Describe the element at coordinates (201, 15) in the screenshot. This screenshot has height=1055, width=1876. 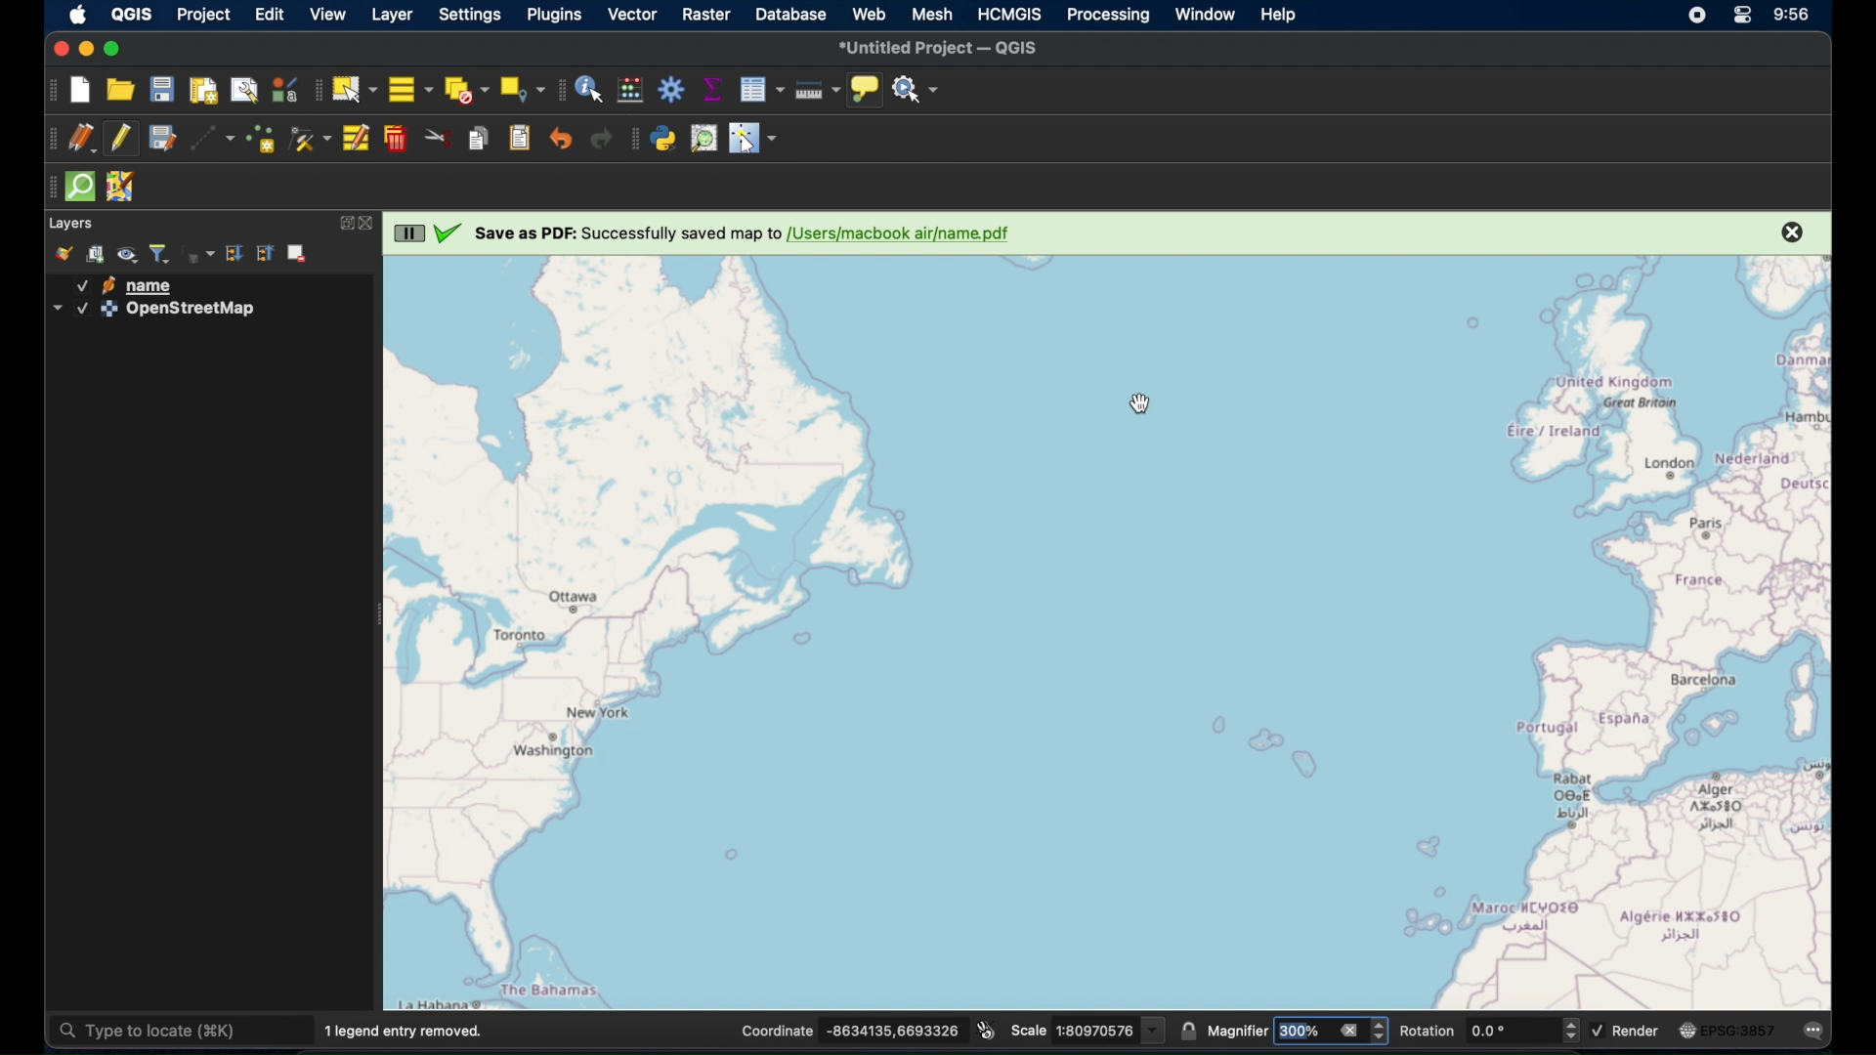
I see `project` at that location.